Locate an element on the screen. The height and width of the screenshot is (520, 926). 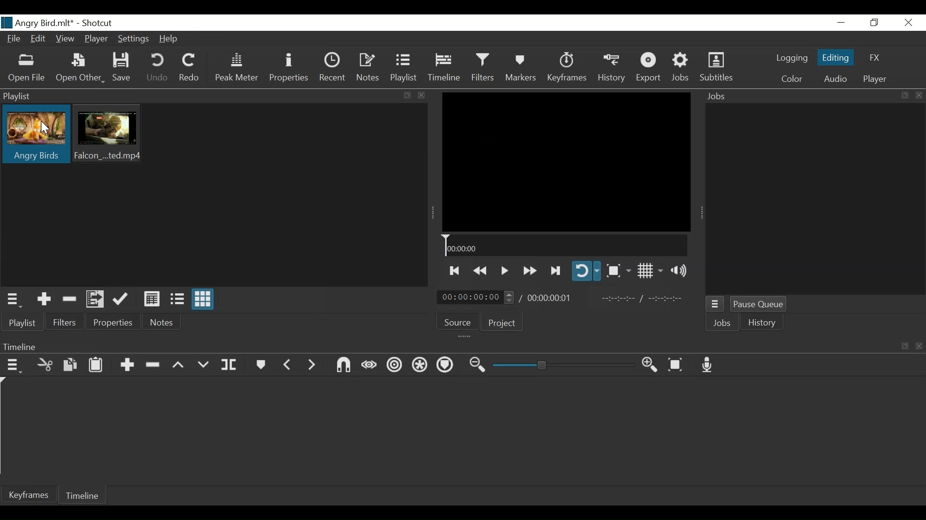
Properties is located at coordinates (290, 69).